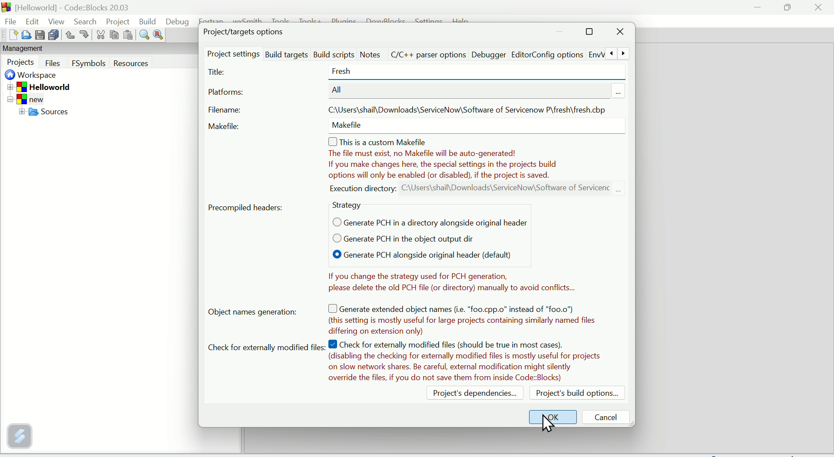  Describe the element at coordinates (89, 65) in the screenshot. I see `F symbols` at that location.